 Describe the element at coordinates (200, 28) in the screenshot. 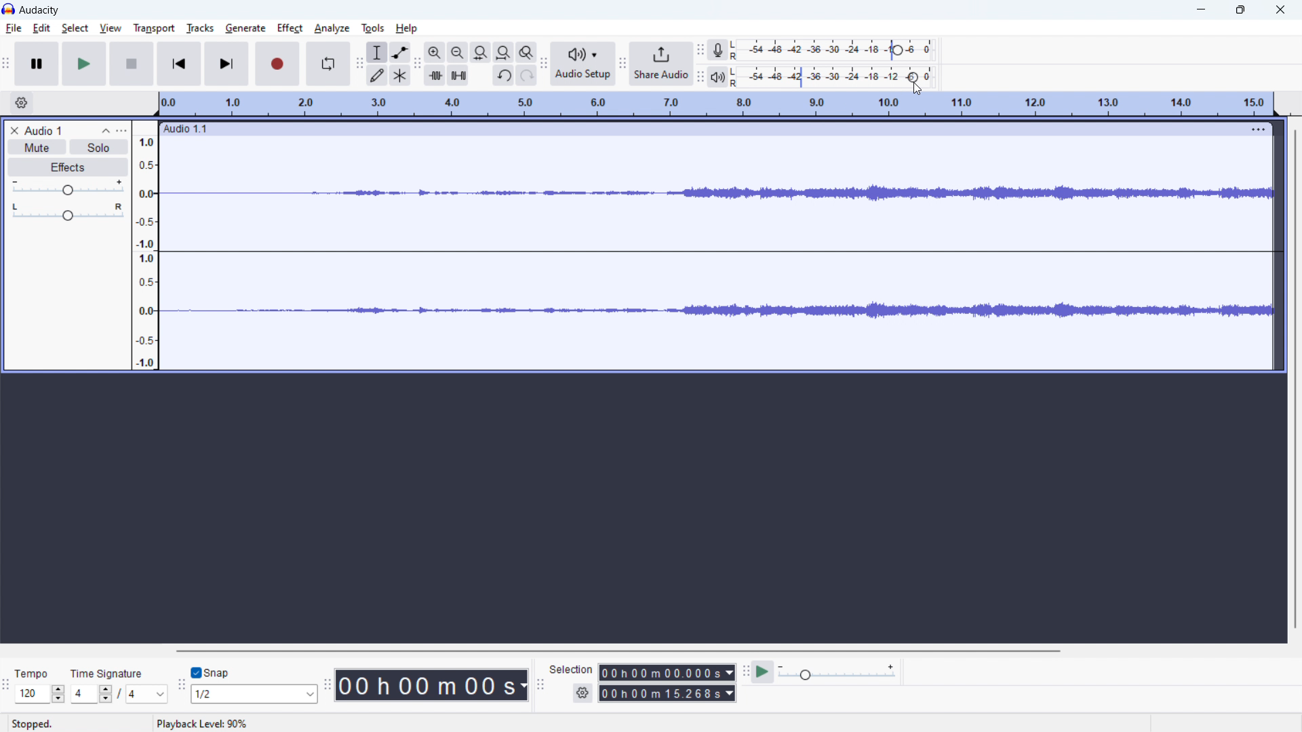

I see `tracks` at that location.